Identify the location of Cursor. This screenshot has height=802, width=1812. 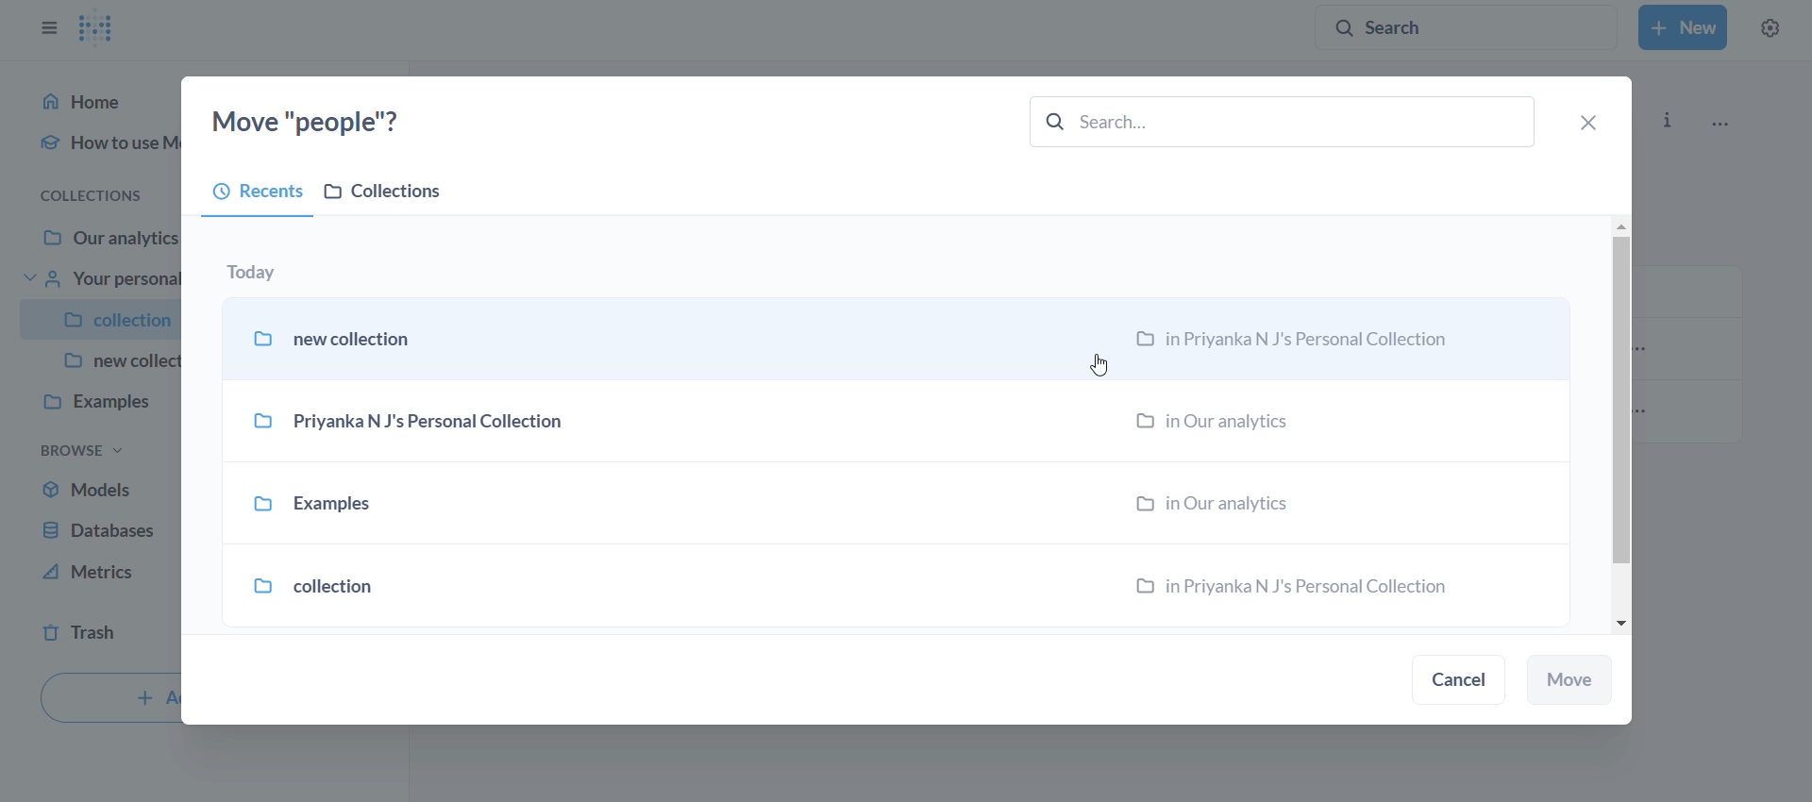
(1102, 365).